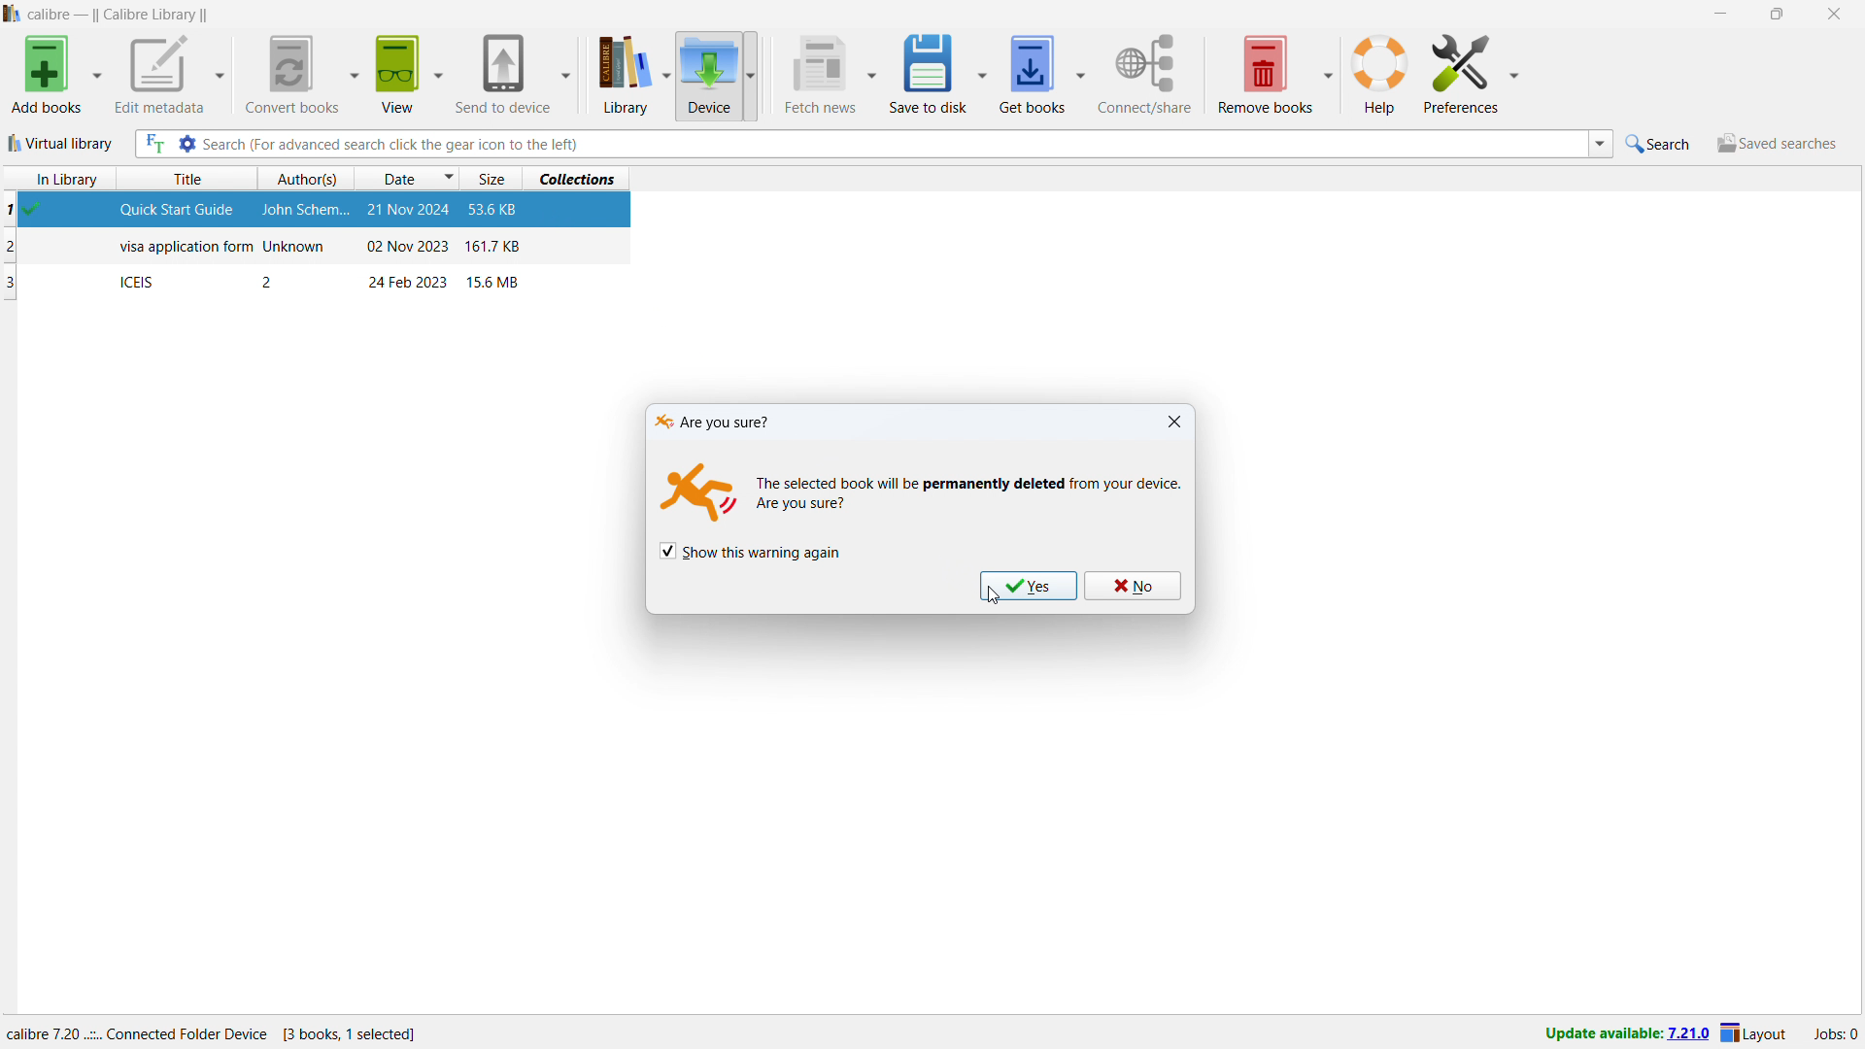  What do you see at coordinates (220, 1030) in the screenshot?
I see `details of software program` at bounding box center [220, 1030].